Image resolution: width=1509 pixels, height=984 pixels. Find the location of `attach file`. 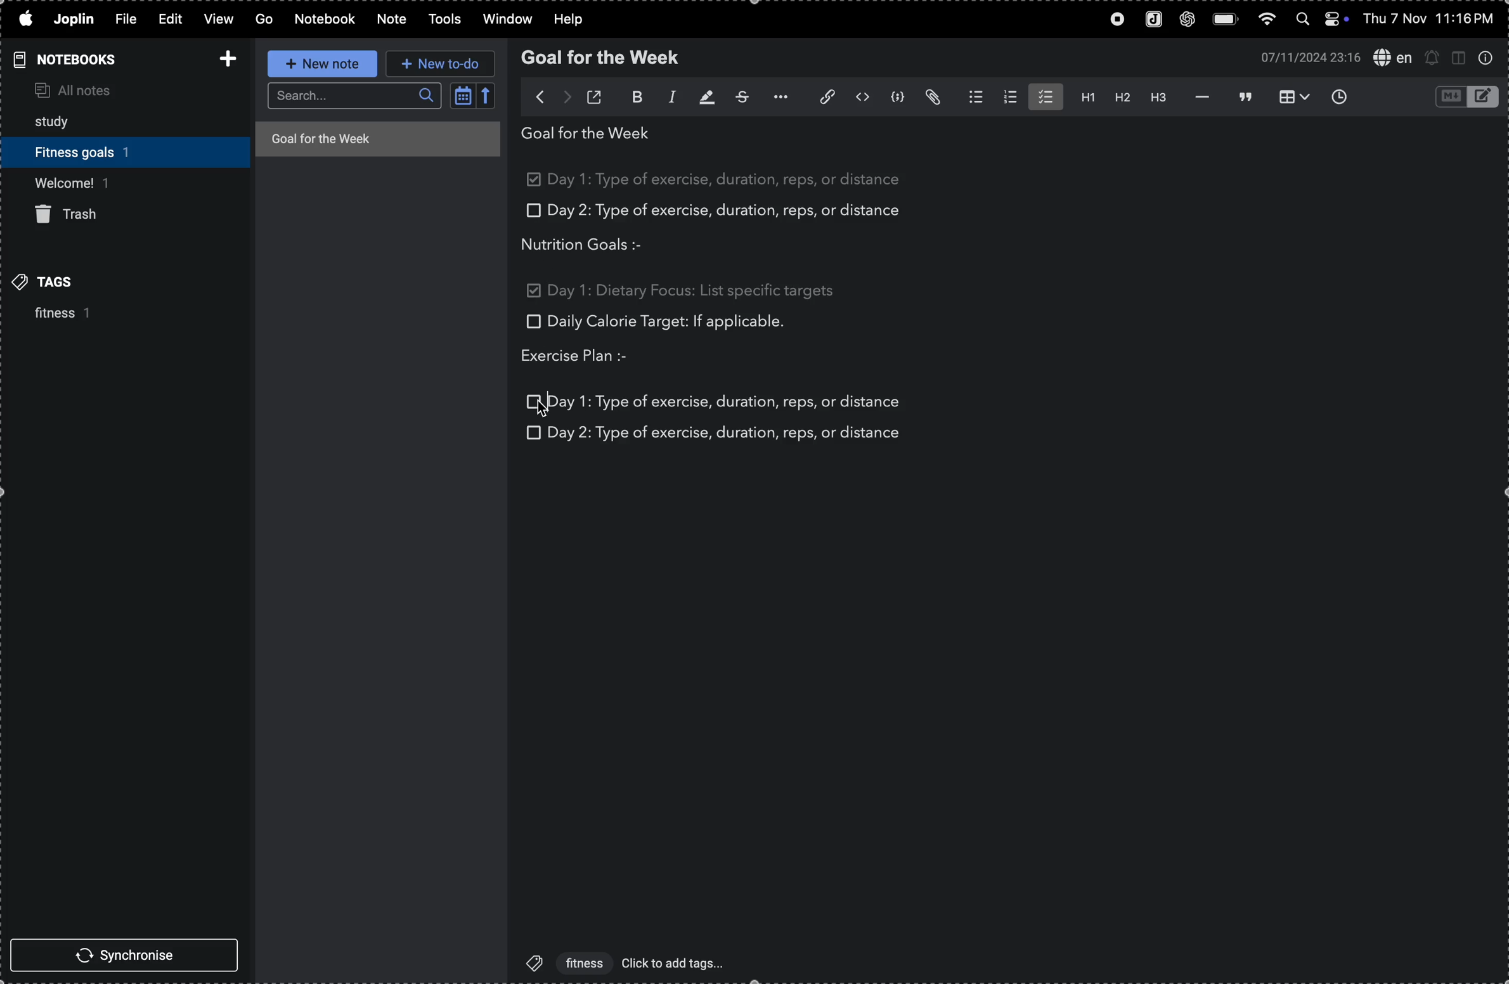

attach file is located at coordinates (933, 98).